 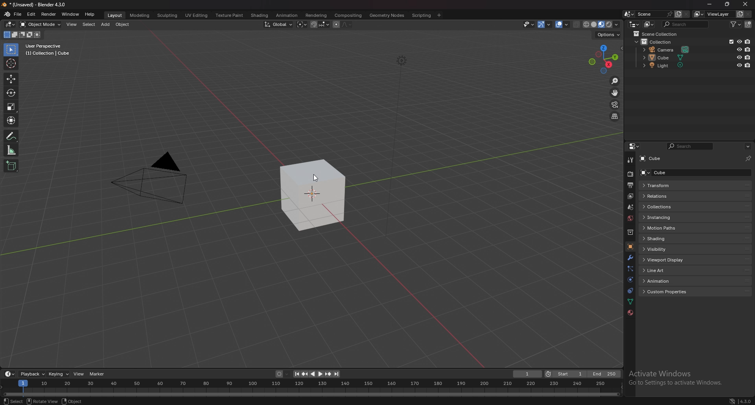 What do you see at coordinates (659, 34) in the screenshot?
I see `scene collection` at bounding box center [659, 34].